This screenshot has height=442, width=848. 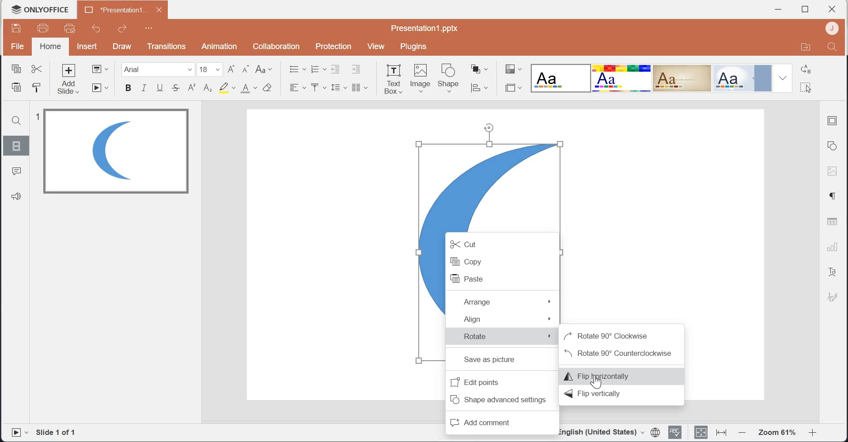 I want to click on Drop down, so click(x=782, y=78).